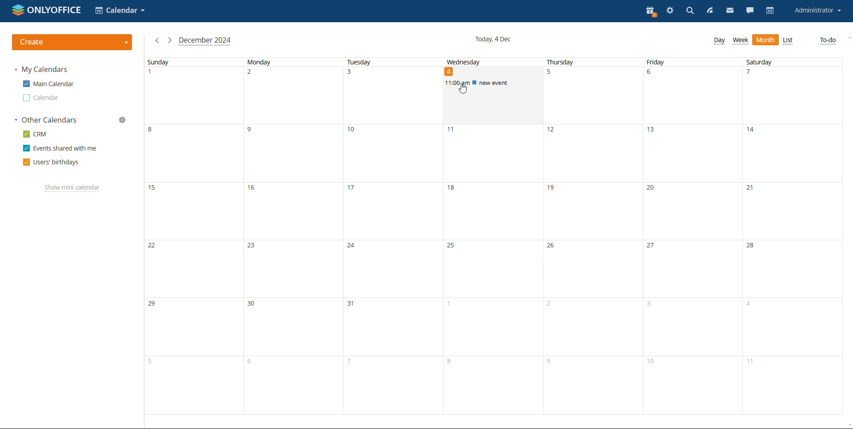 This screenshot has height=429, width=853. Describe the element at coordinates (120, 10) in the screenshot. I see `select application` at that location.